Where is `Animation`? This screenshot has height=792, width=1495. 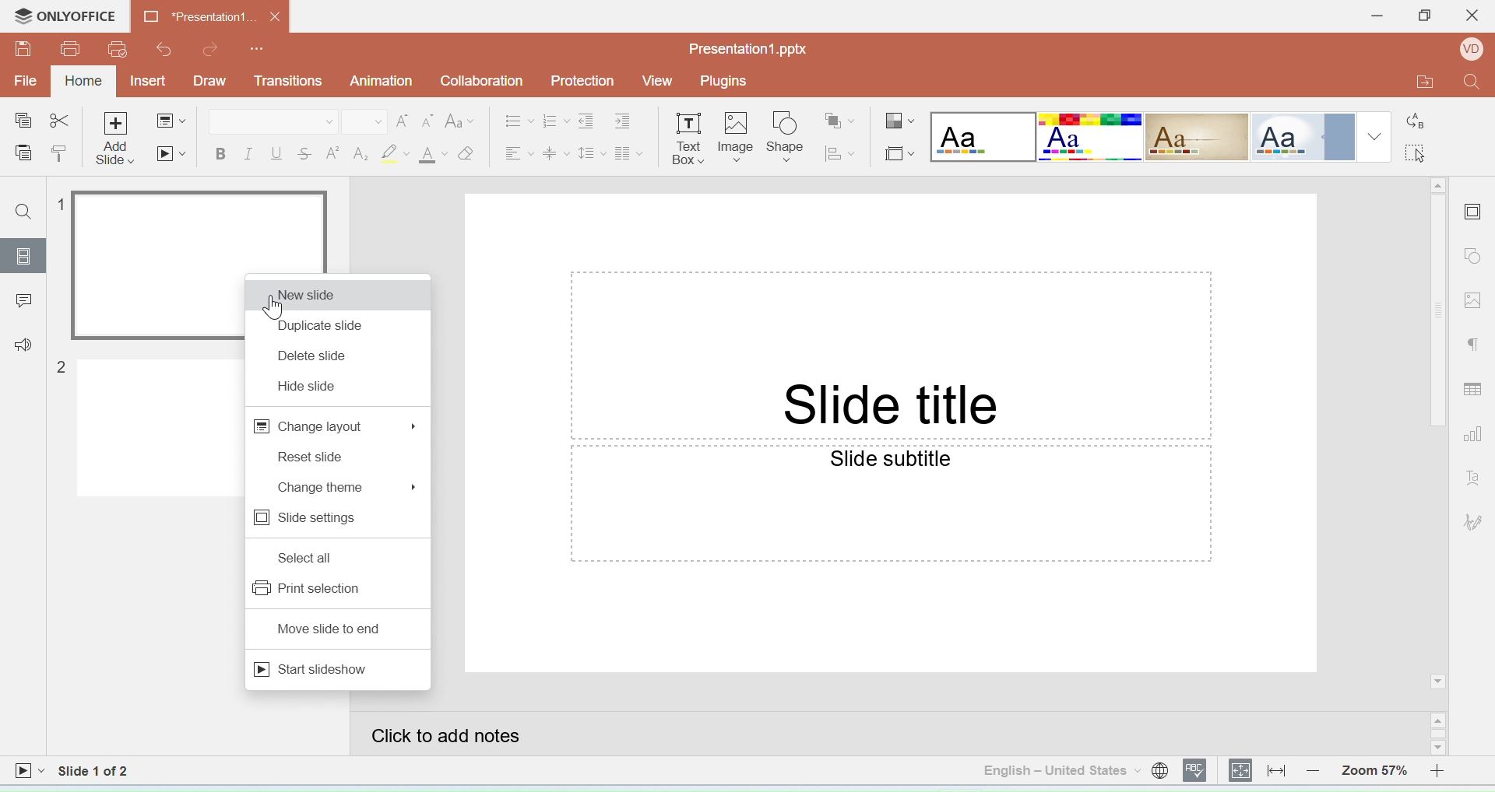
Animation is located at coordinates (383, 81).